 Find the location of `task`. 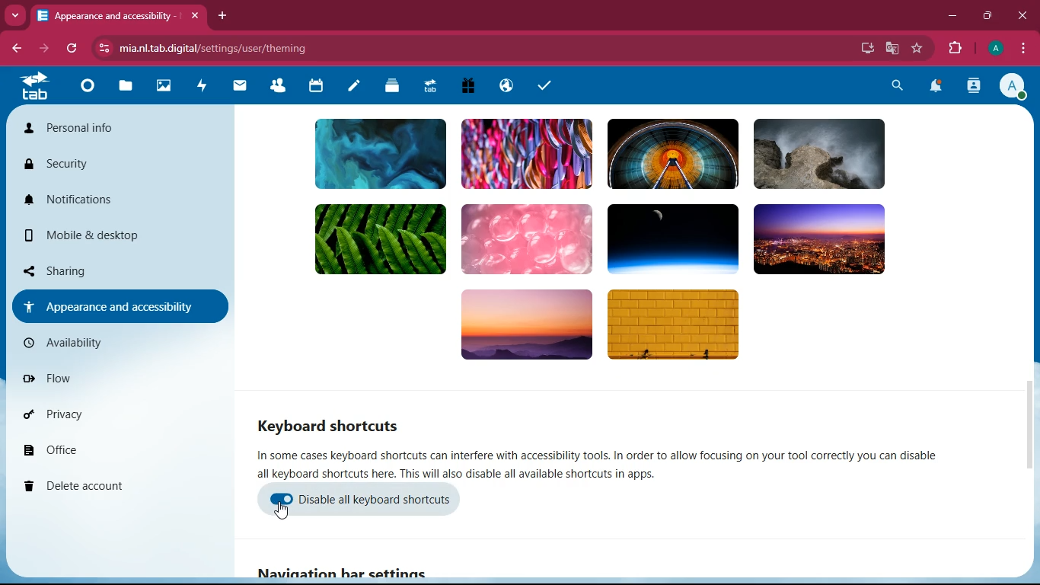

task is located at coordinates (547, 88).